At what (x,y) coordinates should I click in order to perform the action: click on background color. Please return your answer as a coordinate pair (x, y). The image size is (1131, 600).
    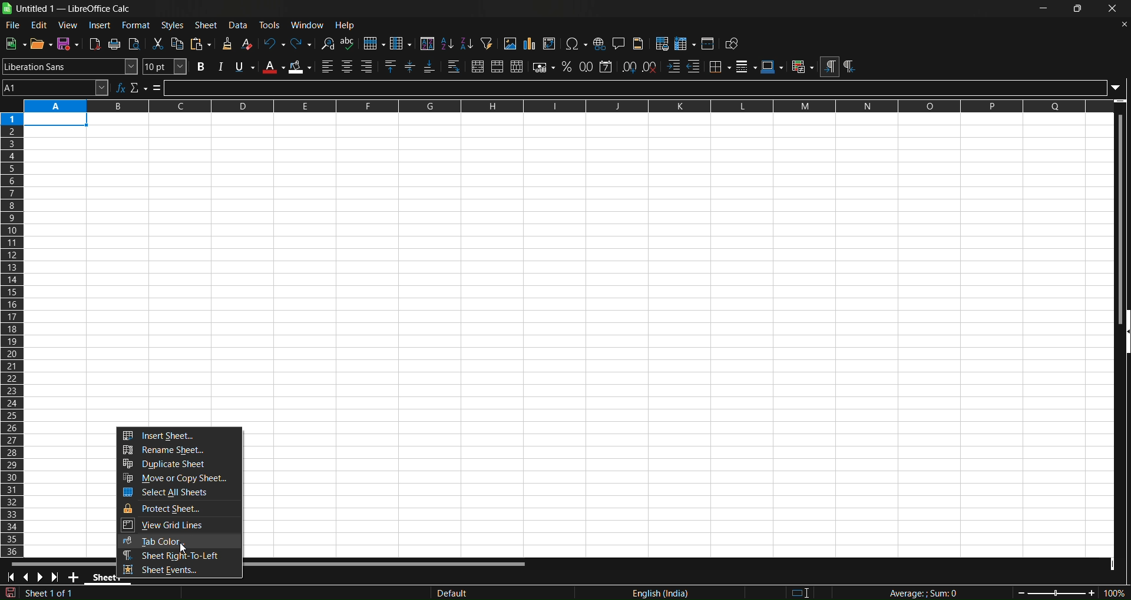
    Looking at the image, I should click on (301, 67).